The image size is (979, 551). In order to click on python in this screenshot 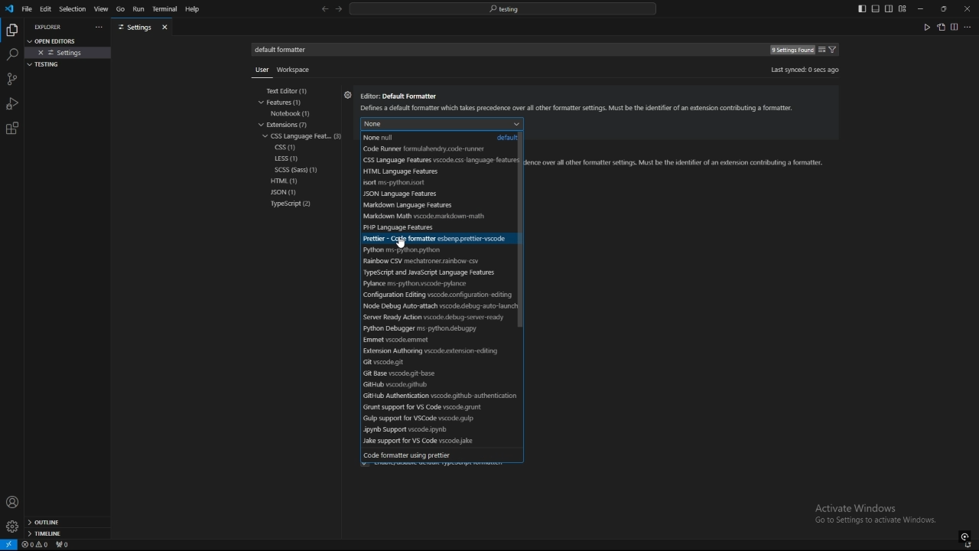, I will do `click(415, 249)`.